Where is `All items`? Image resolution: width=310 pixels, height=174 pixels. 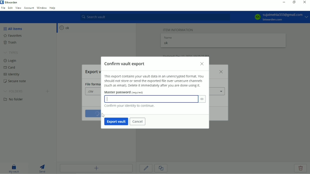
All items is located at coordinates (14, 28).